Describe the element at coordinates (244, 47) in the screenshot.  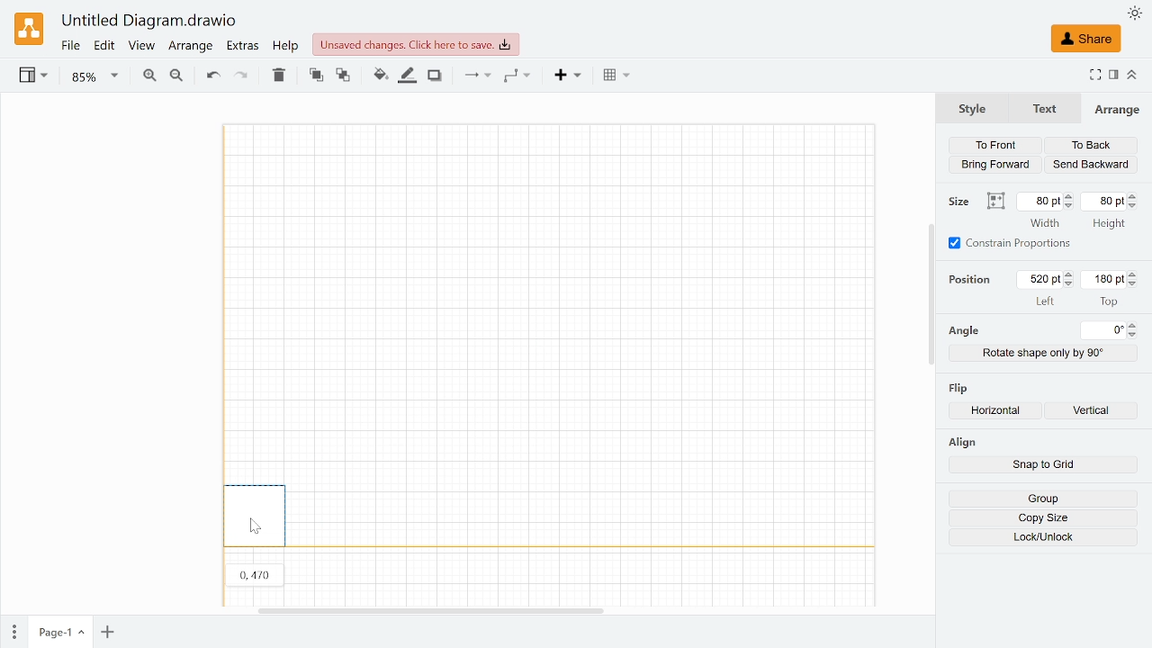
I see `Extras` at that location.